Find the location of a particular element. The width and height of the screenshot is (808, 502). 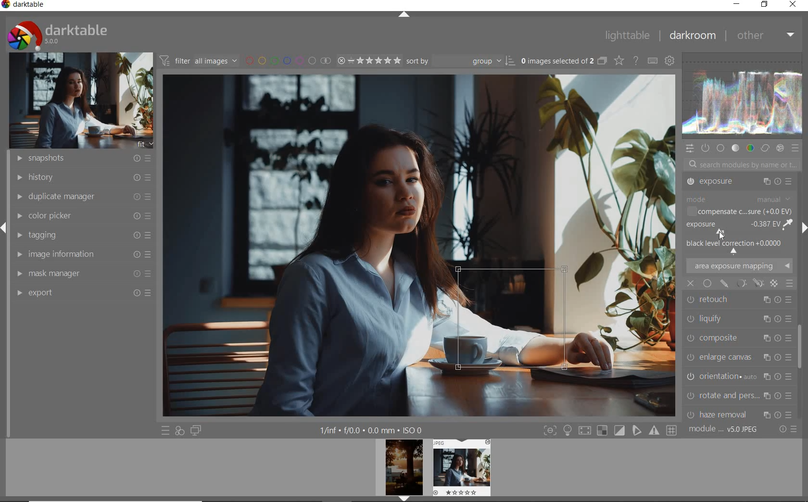

TAGGING is located at coordinates (81, 234).